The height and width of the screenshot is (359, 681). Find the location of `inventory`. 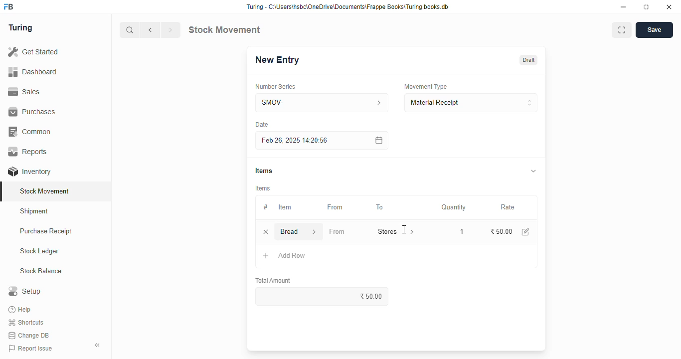

inventory is located at coordinates (29, 172).